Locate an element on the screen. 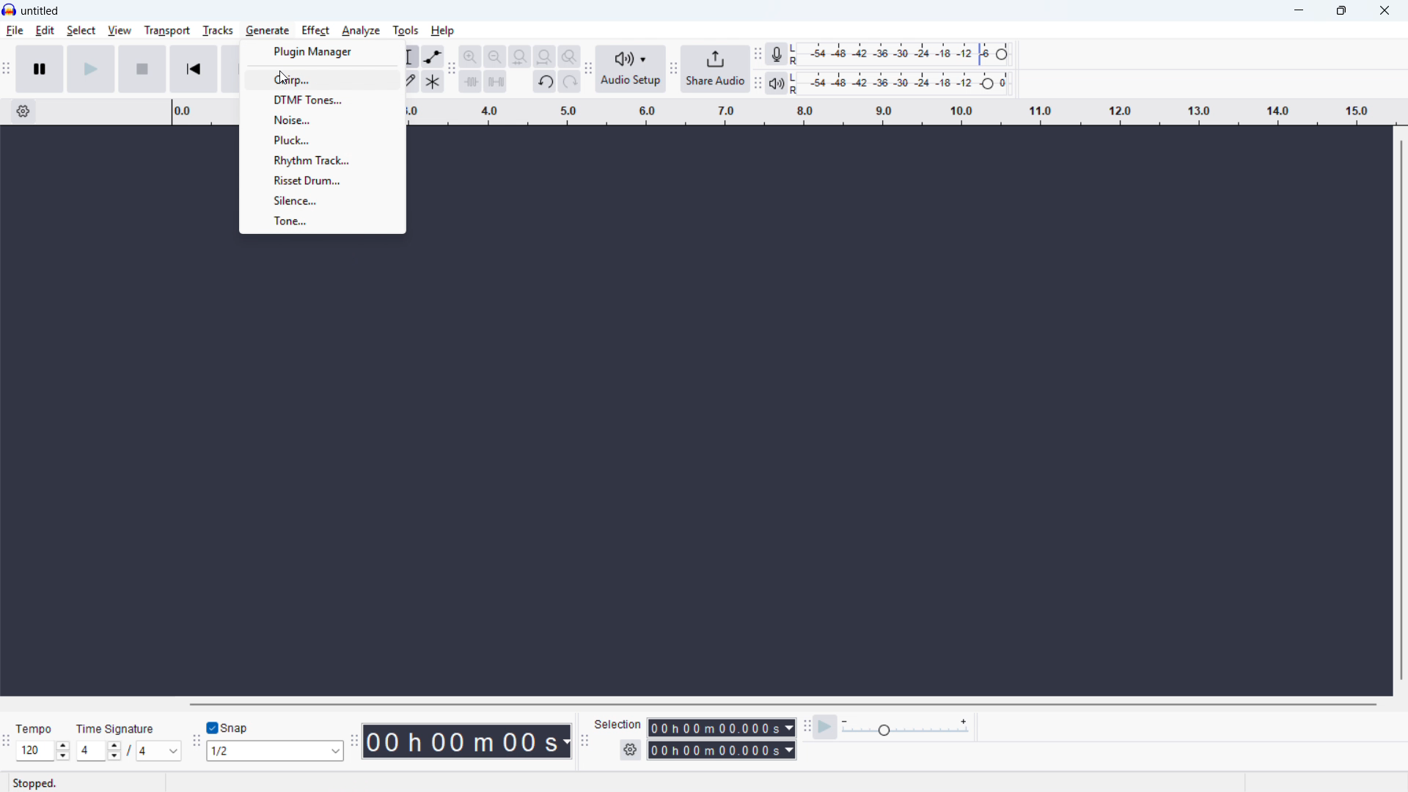  view  is located at coordinates (120, 31).